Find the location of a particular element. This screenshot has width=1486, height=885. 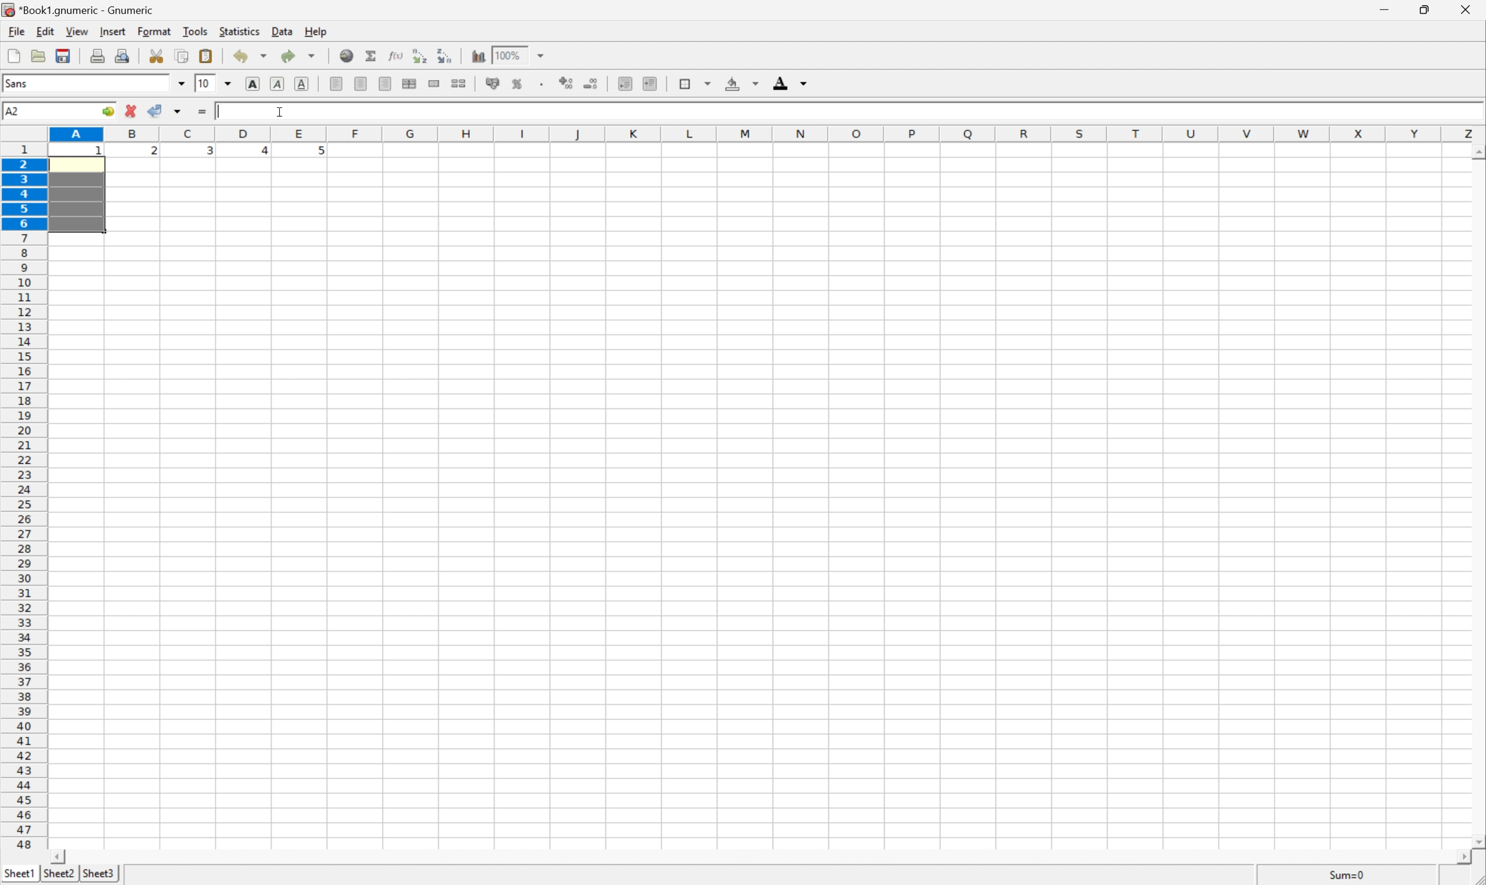

drop down is located at coordinates (227, 83).